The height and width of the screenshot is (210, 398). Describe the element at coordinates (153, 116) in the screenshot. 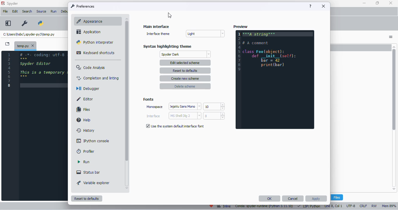

I see `interface` at that location.